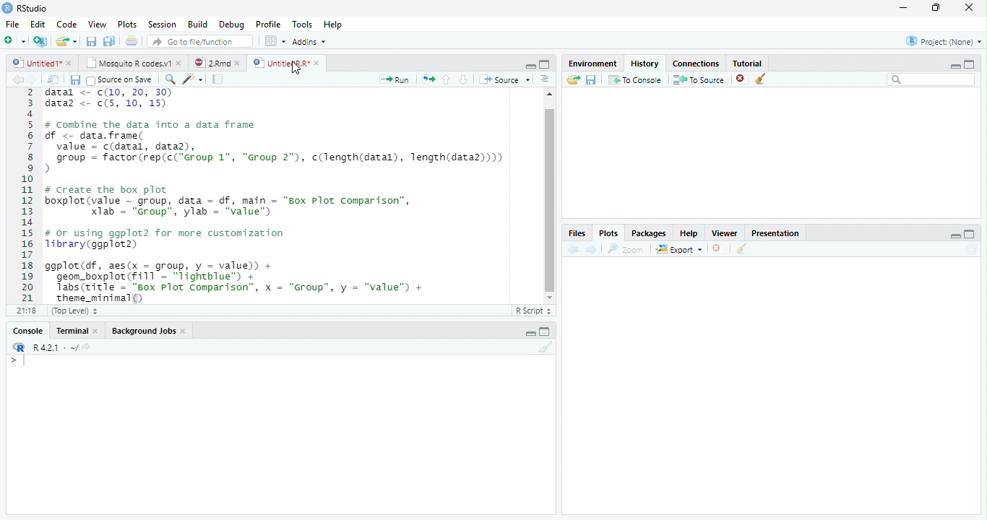  I want to click on Save current document, so click(91, 40).